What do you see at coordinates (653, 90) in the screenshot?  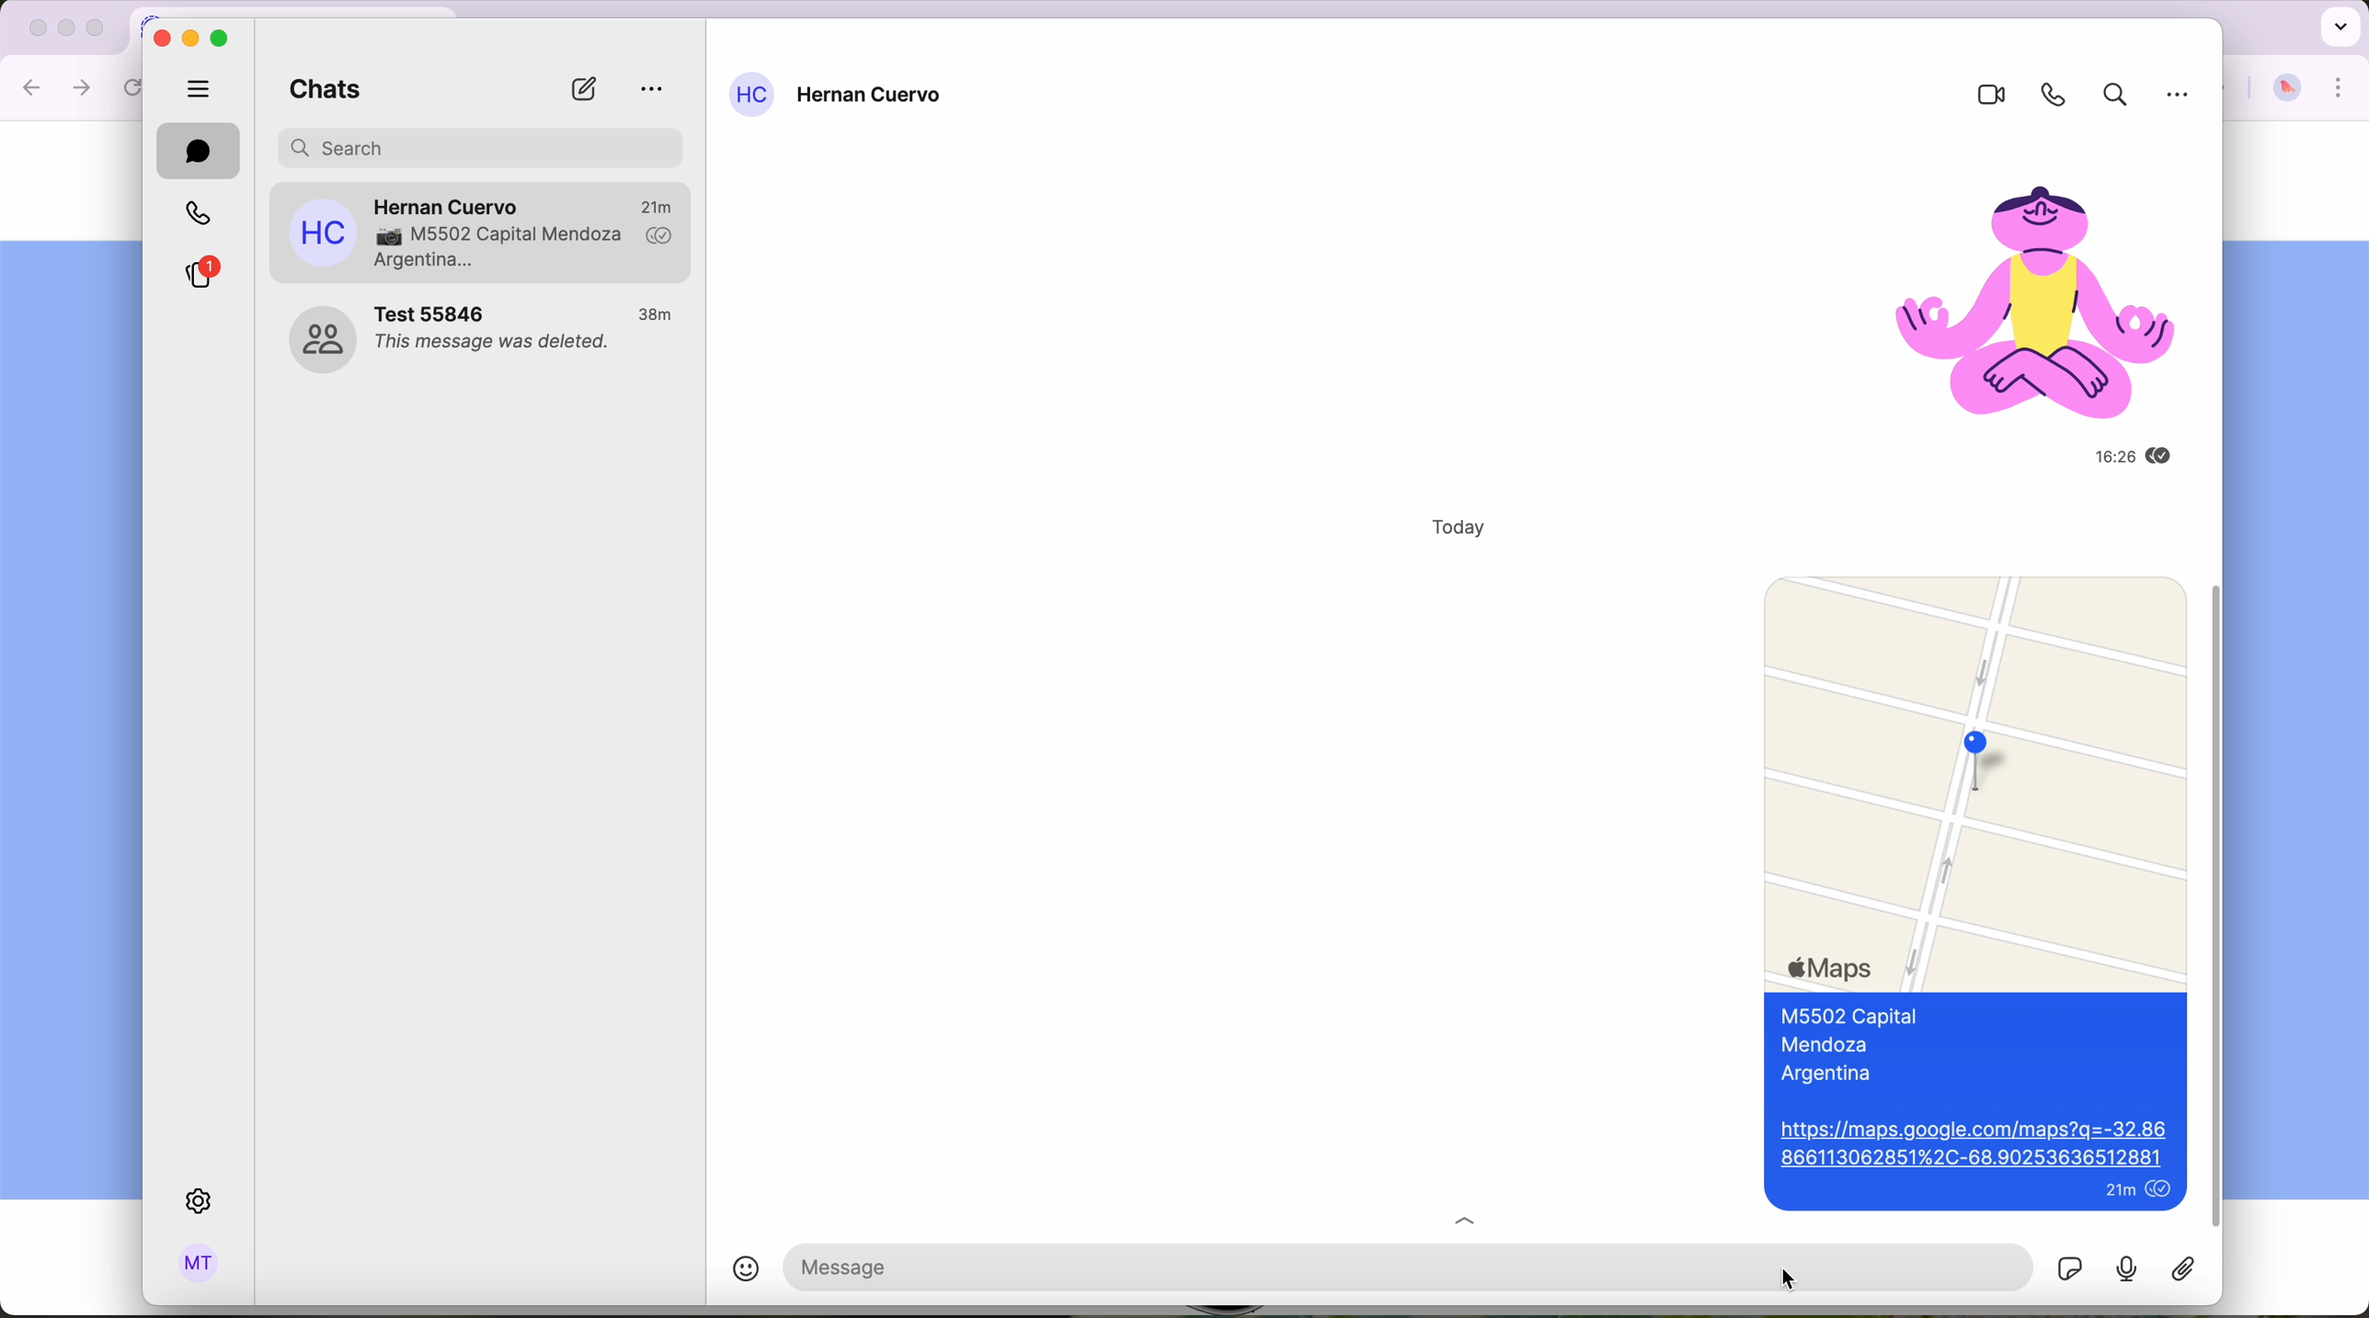 I see `options` at bounding box center [653, 90].